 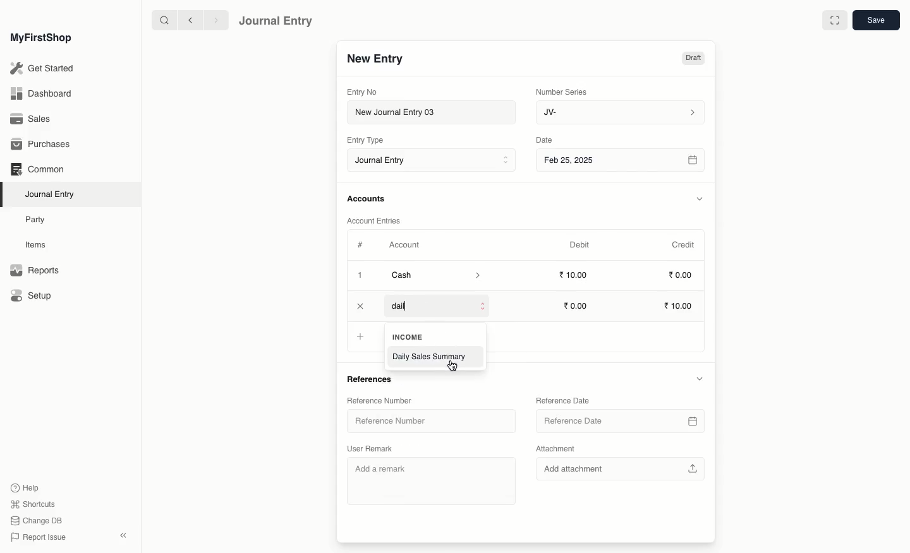 What do you see at coordinates (43, 69) in the screenshot?
I see `Get Started` at bounding box center [43, 69].